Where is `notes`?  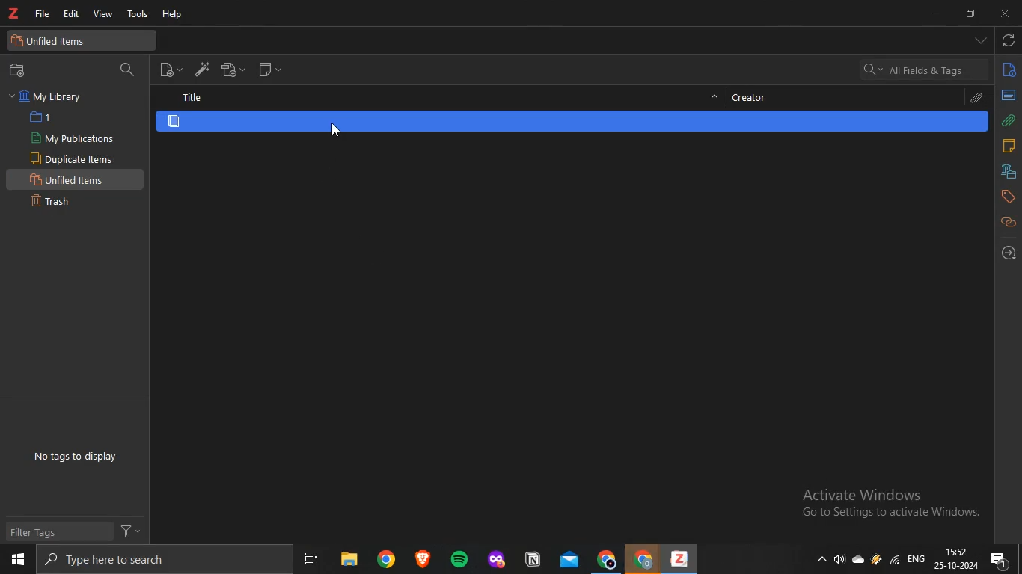 notes is located at coordinates (1009, 146).